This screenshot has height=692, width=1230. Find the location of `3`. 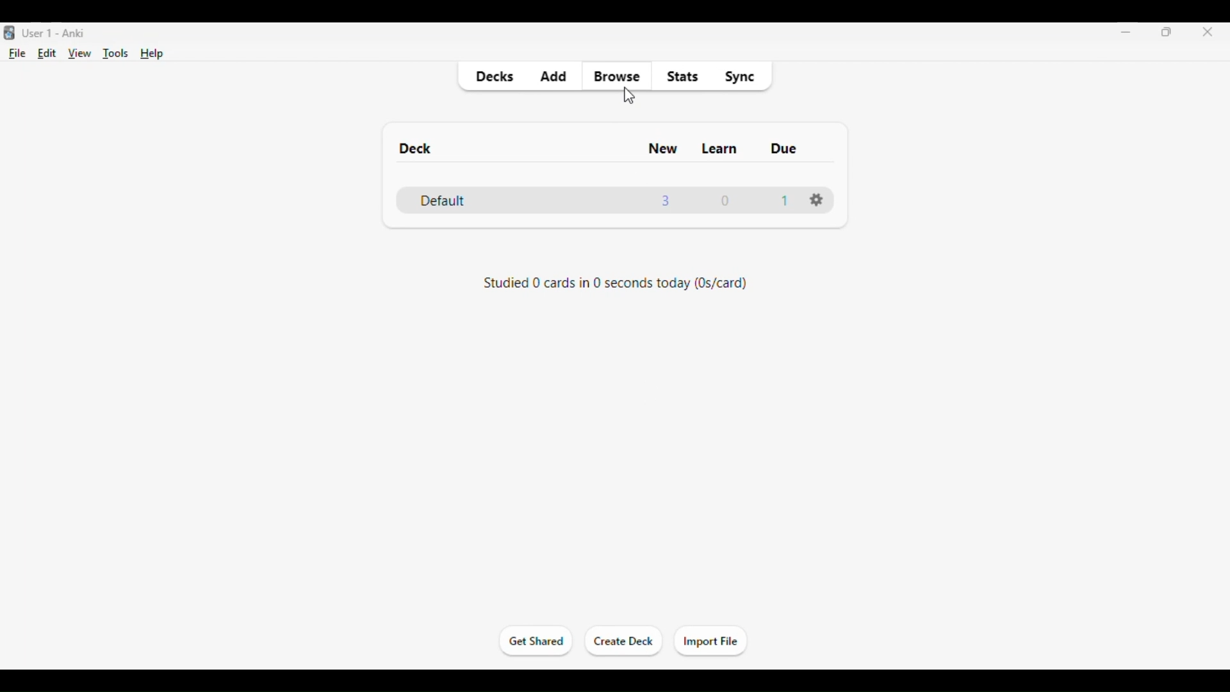

3 is located at coordinates (665, 200).